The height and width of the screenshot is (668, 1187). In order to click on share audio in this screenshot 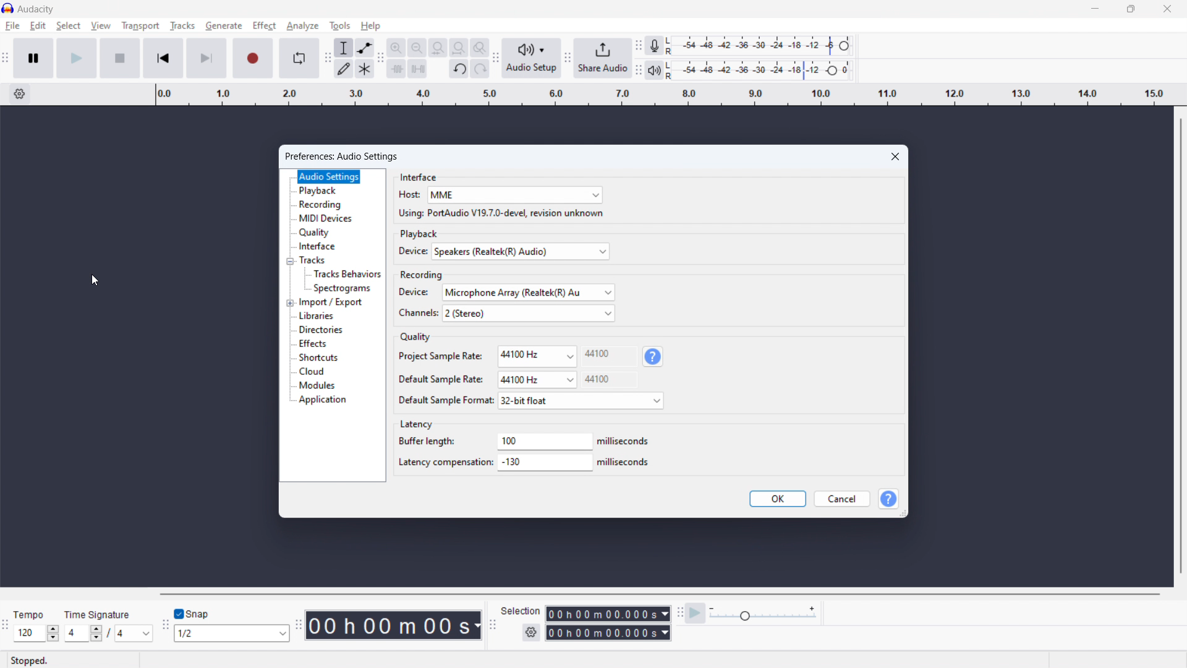, I will do `click(604, 58)`.